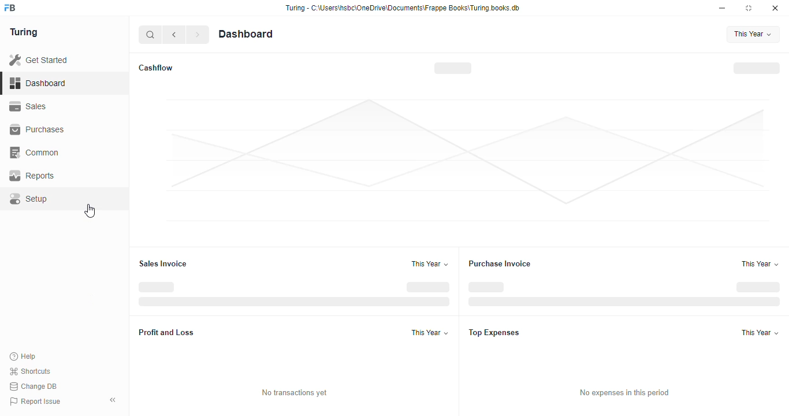  What do you see at coordinates (198, 35) in the screenshot?
I see `forward` at bounding box center [198, 35].